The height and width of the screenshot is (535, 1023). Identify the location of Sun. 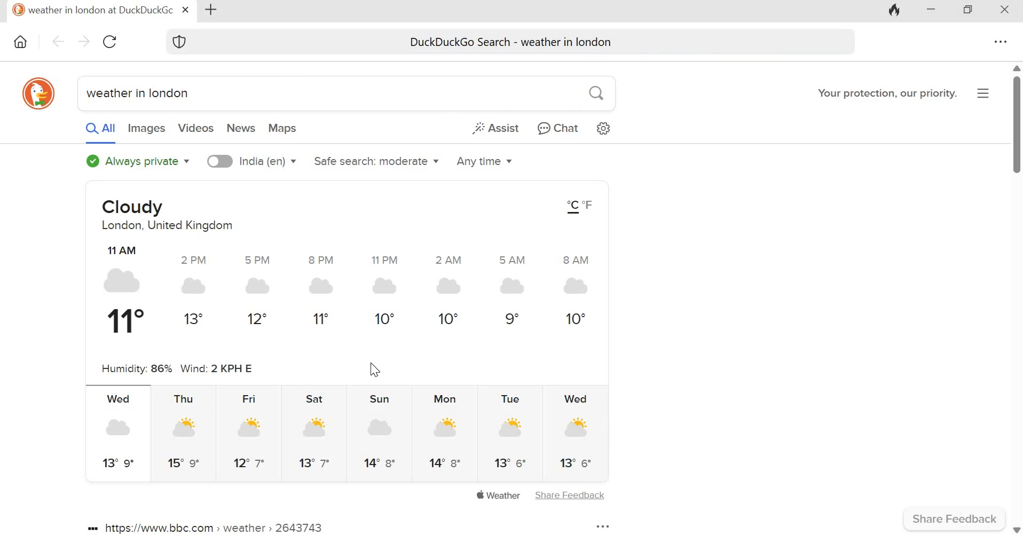
(380, 399).